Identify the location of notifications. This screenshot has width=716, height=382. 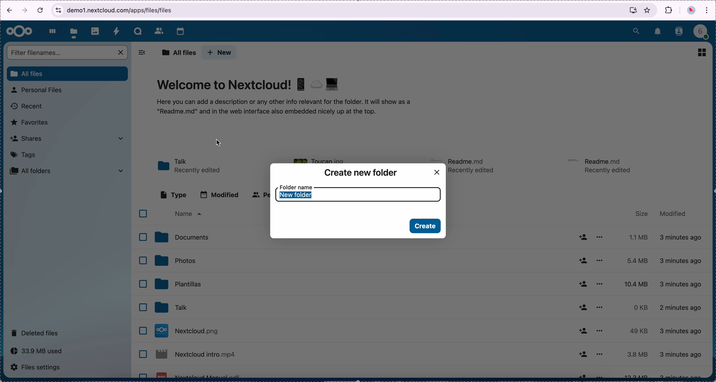
(658, 32).